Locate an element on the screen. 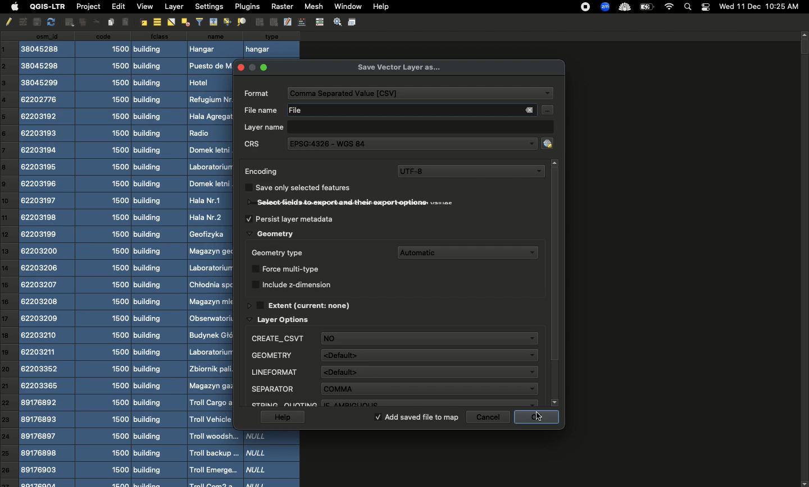 The image size is (809, 487). format is located at coordinates (257, 92).